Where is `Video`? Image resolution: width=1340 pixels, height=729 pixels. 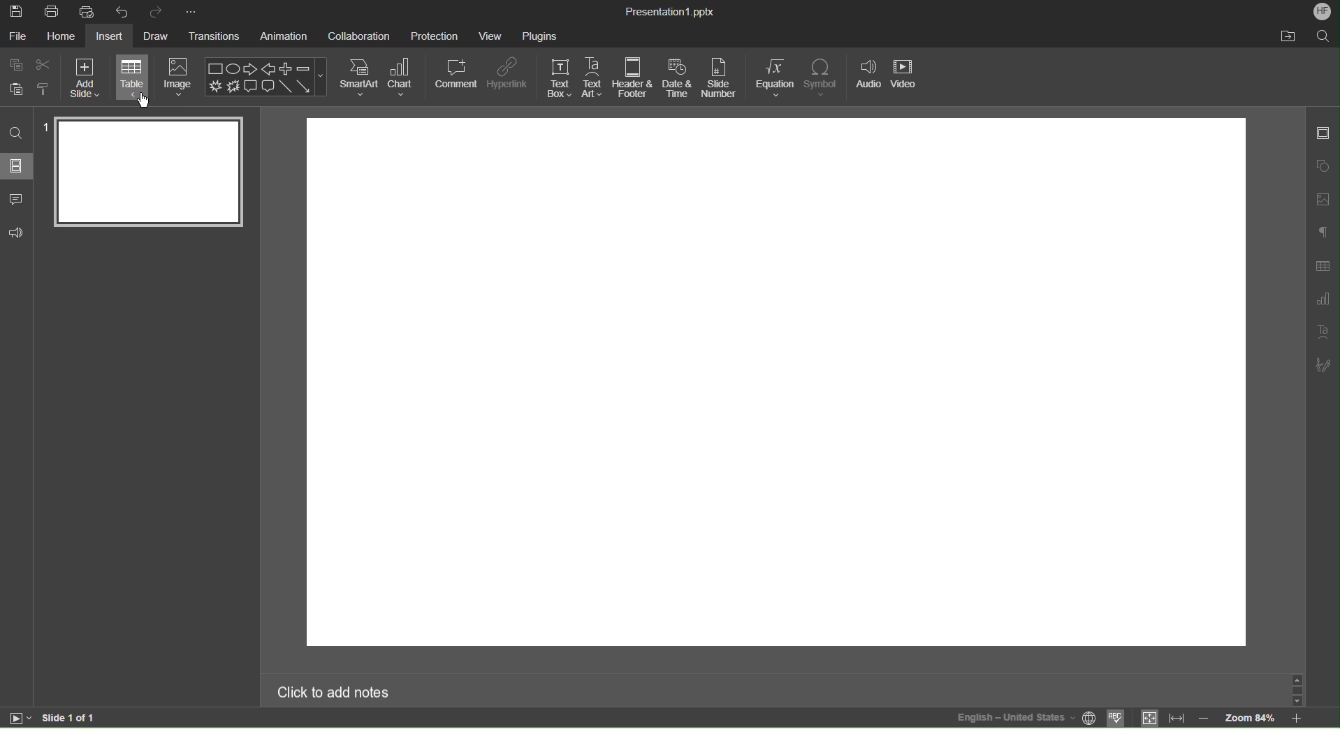
Video is located at coordinates (905, 77).